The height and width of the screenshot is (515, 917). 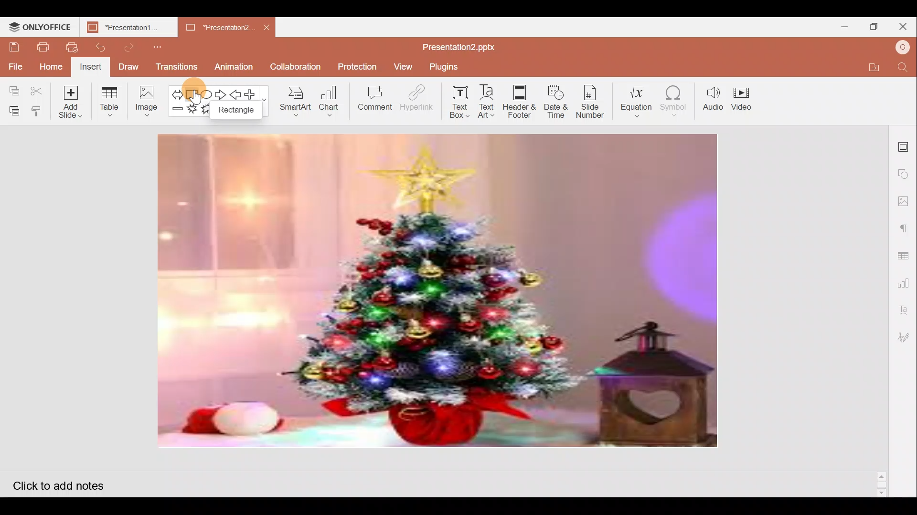 I want to click on Home, so click(x=52, y=66).